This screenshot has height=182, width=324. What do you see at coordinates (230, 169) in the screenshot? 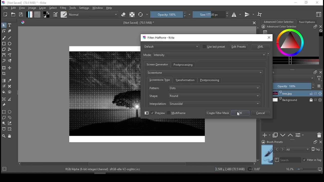
I see `image details` at bounding box center [230, 169].